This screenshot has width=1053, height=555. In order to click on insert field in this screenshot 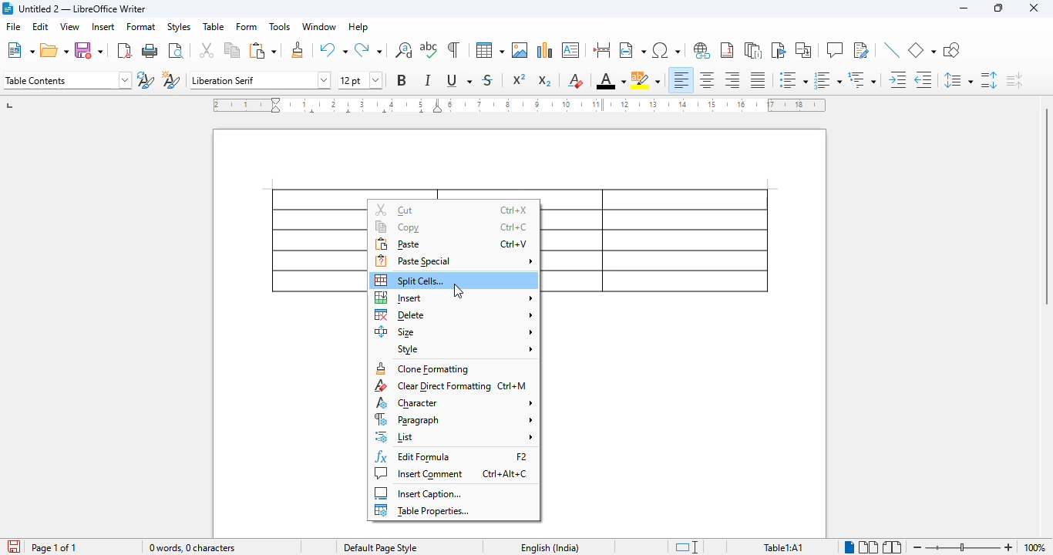, I will do `click(632, 49)`.